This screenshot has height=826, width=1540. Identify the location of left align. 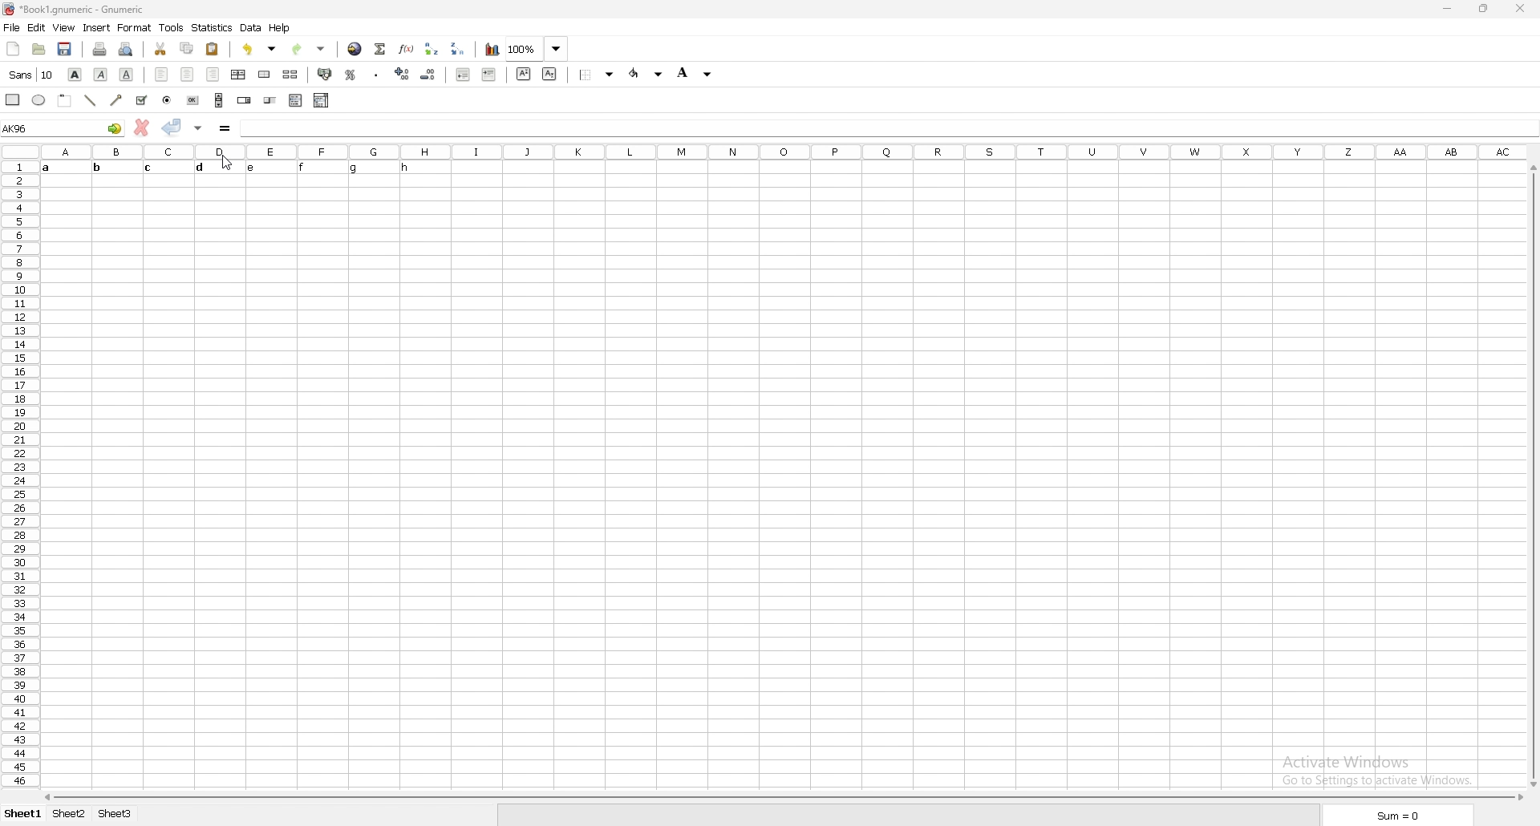
(161, 74).